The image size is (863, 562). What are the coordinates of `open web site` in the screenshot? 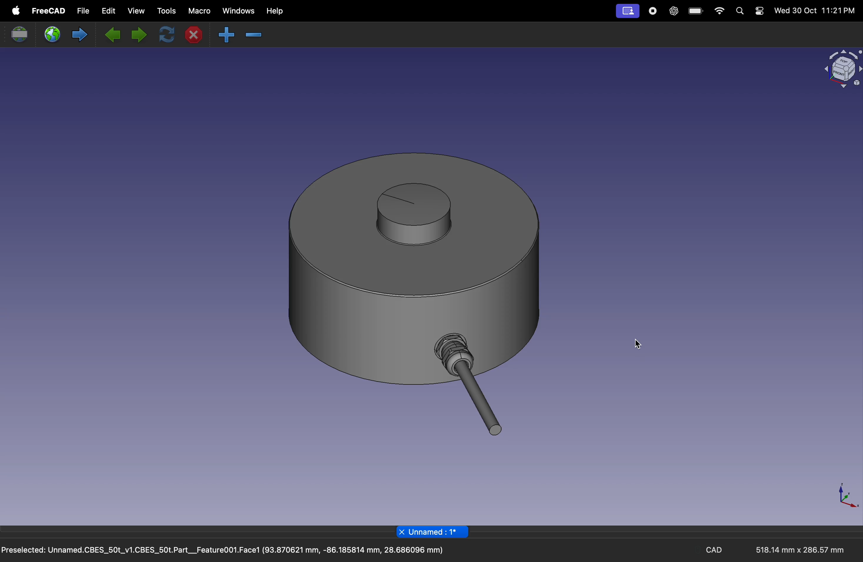 It's located at (52, 34).